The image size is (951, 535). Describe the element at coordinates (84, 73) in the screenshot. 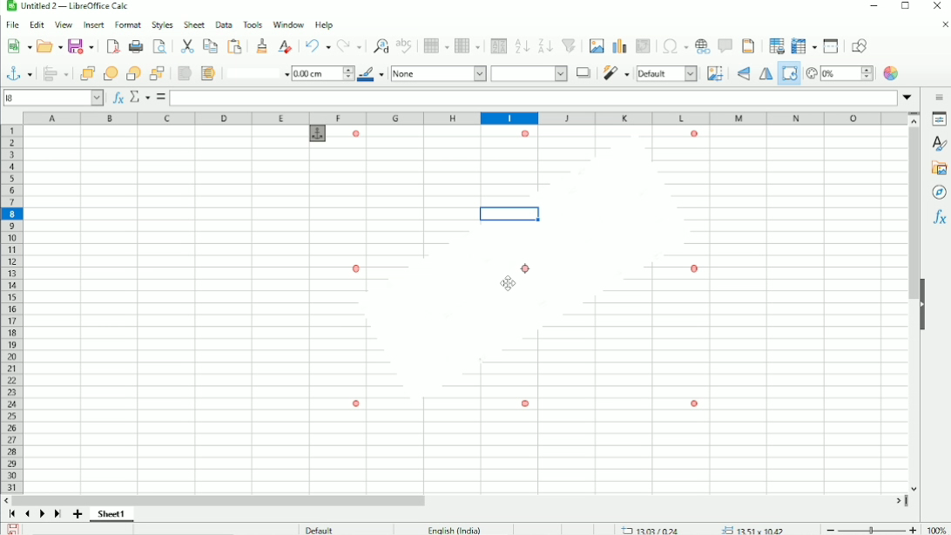

I see `Bring to front` at that location.